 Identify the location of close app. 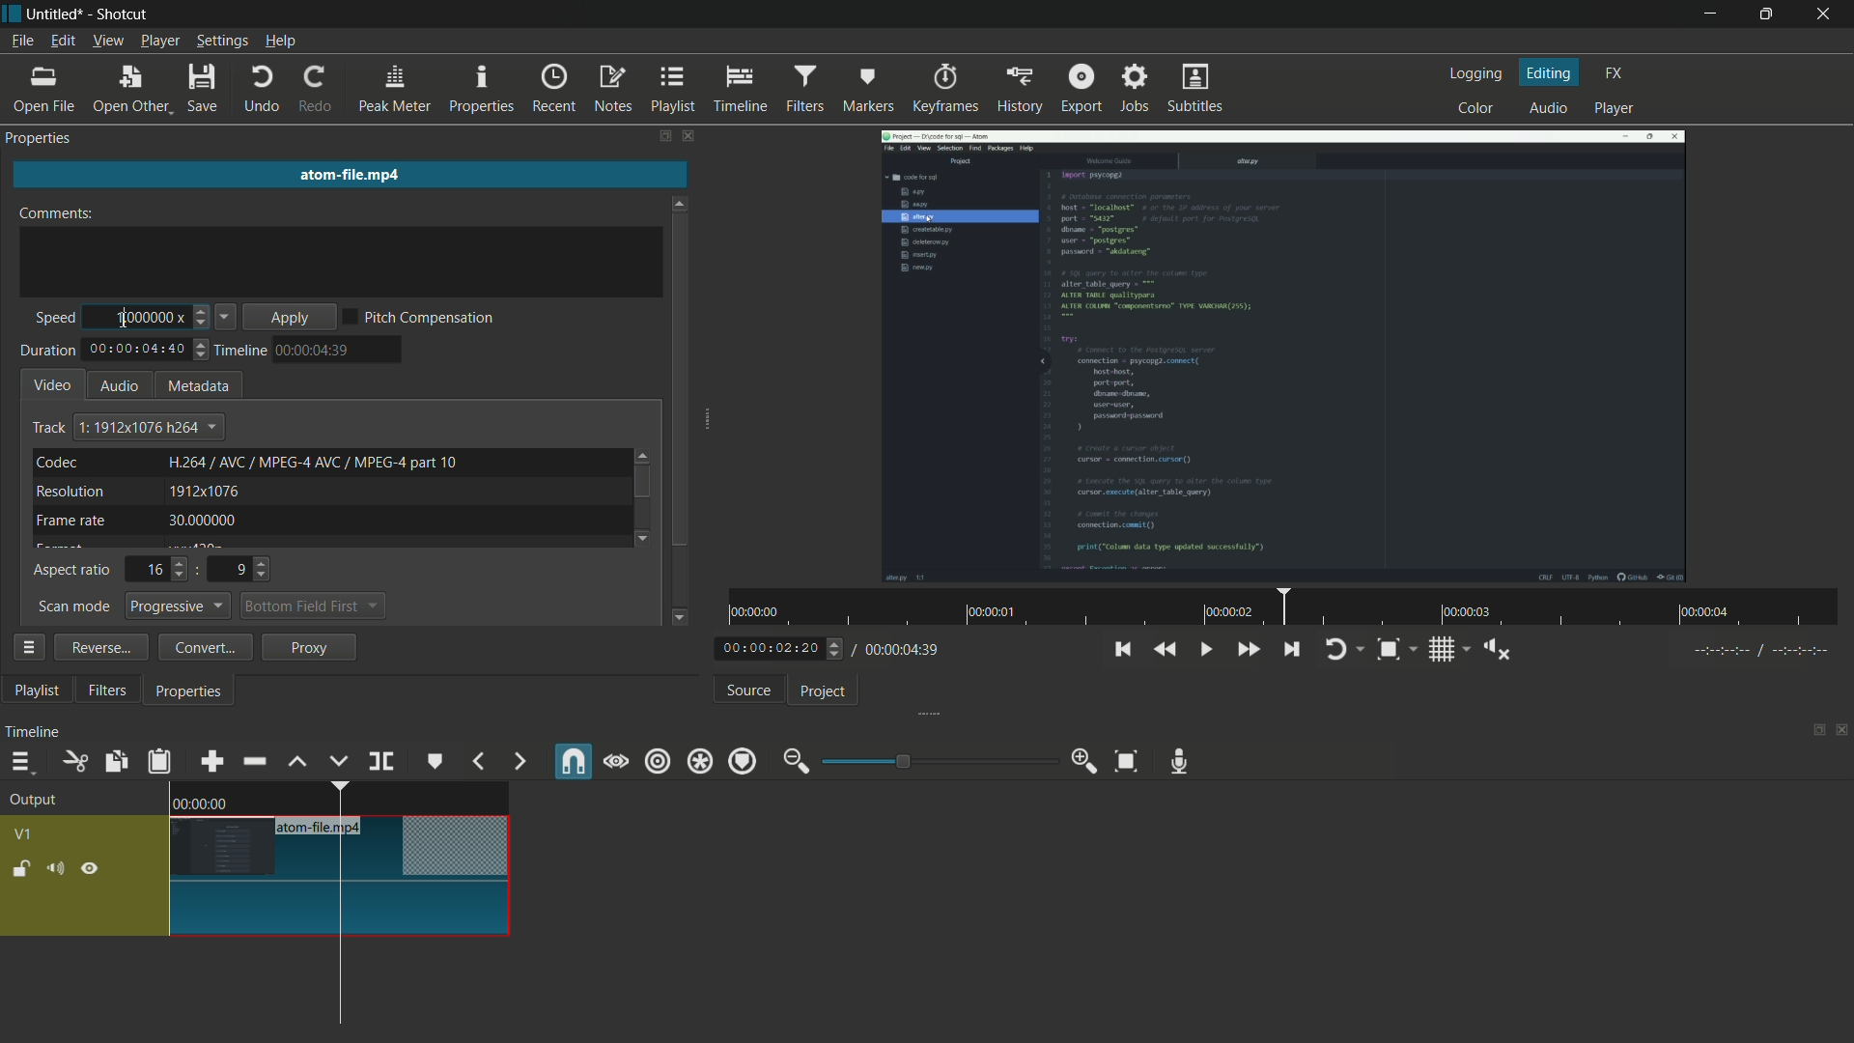
(1829, 14).